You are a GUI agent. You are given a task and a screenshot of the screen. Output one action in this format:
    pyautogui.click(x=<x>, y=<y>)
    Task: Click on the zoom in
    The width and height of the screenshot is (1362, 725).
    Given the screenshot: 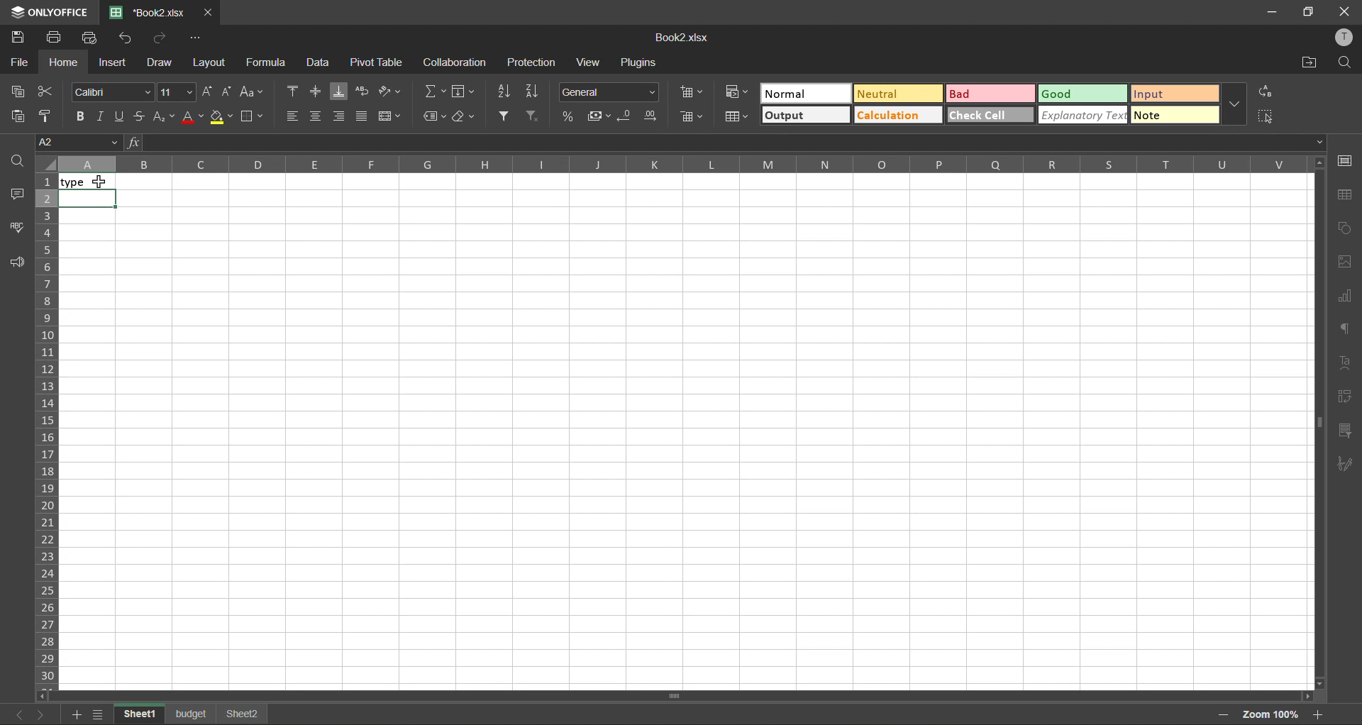 What is the action you would take?
    pyautogui.click(x=1219, y=715)
    